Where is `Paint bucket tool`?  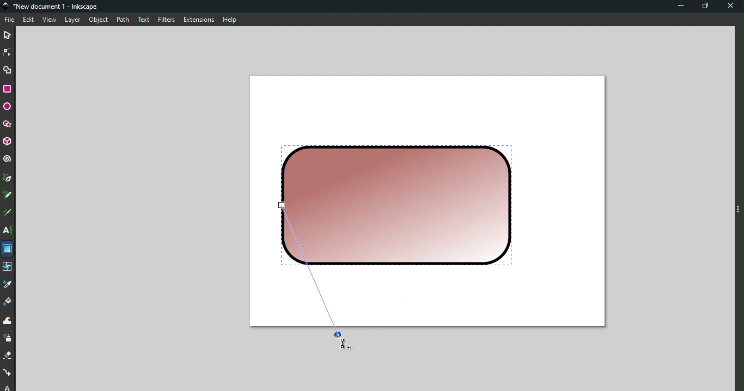 Paint bucket tool is located at coordinates (10, 303).